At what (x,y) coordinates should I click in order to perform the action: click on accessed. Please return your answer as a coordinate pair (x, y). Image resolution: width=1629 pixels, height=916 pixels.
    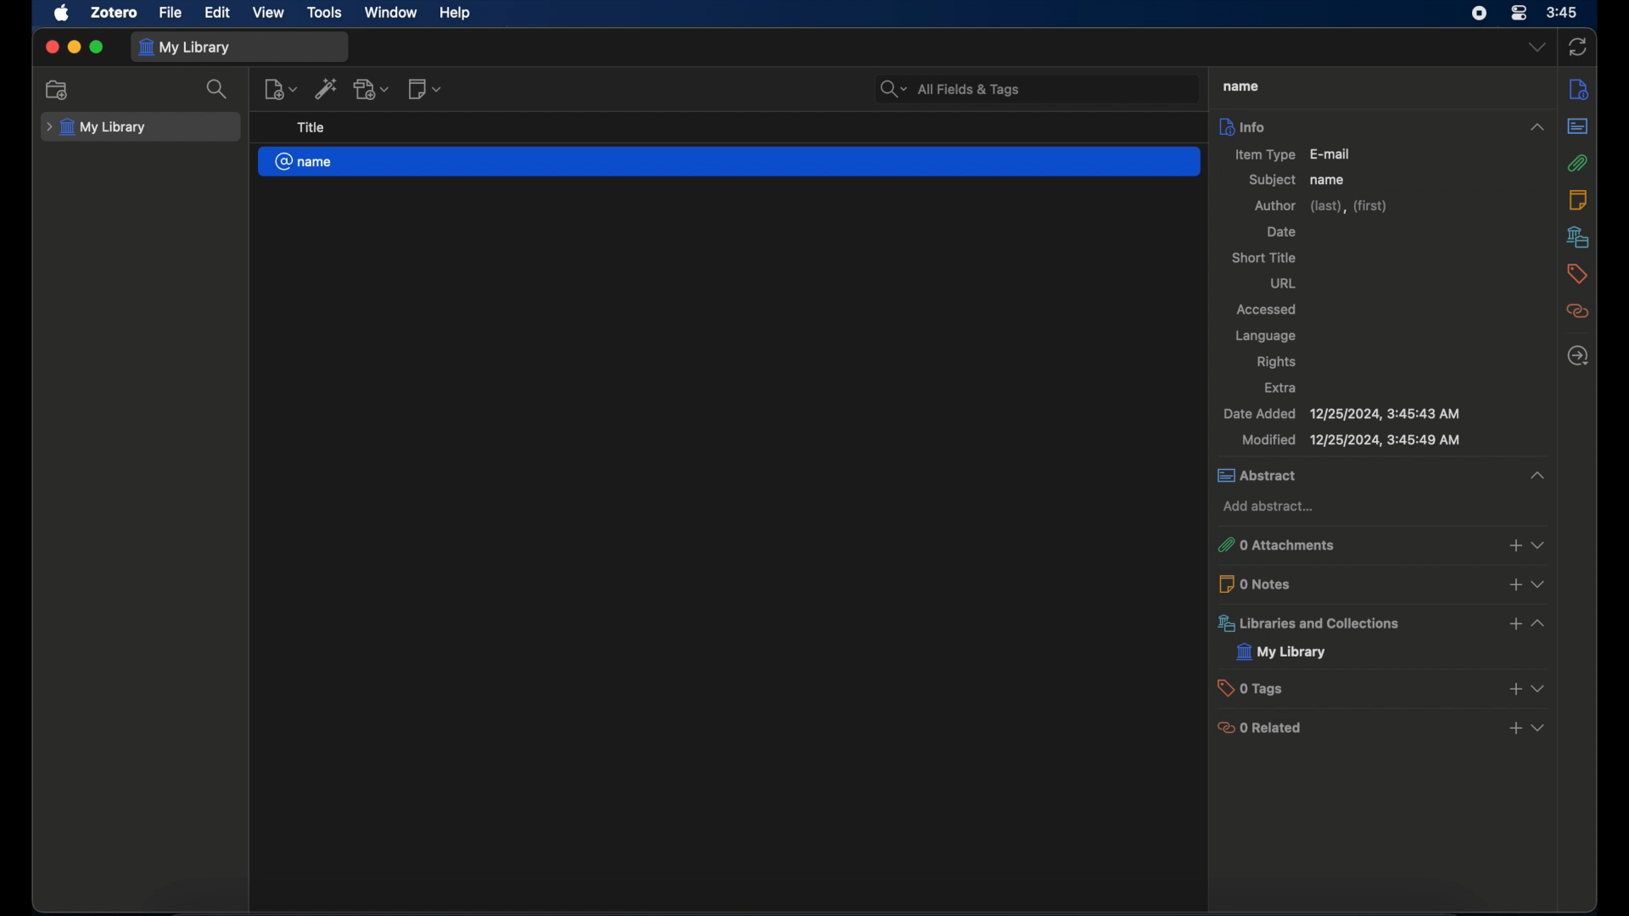
    Looking at the image, I should click on (1268, 311).